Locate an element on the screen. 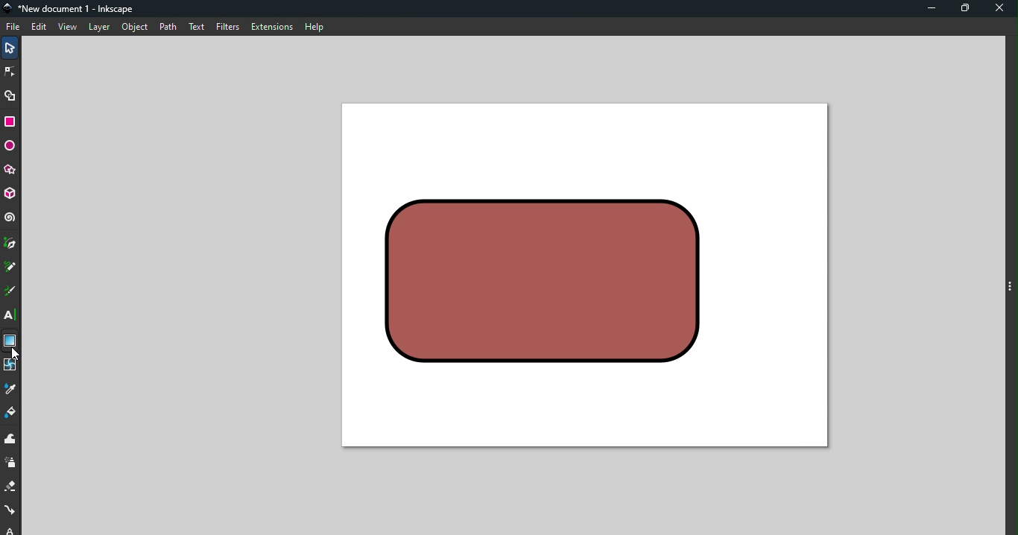 The width and height of the screenshot is (1018, 535). Eraser tool is located at coordinates (11, 487).